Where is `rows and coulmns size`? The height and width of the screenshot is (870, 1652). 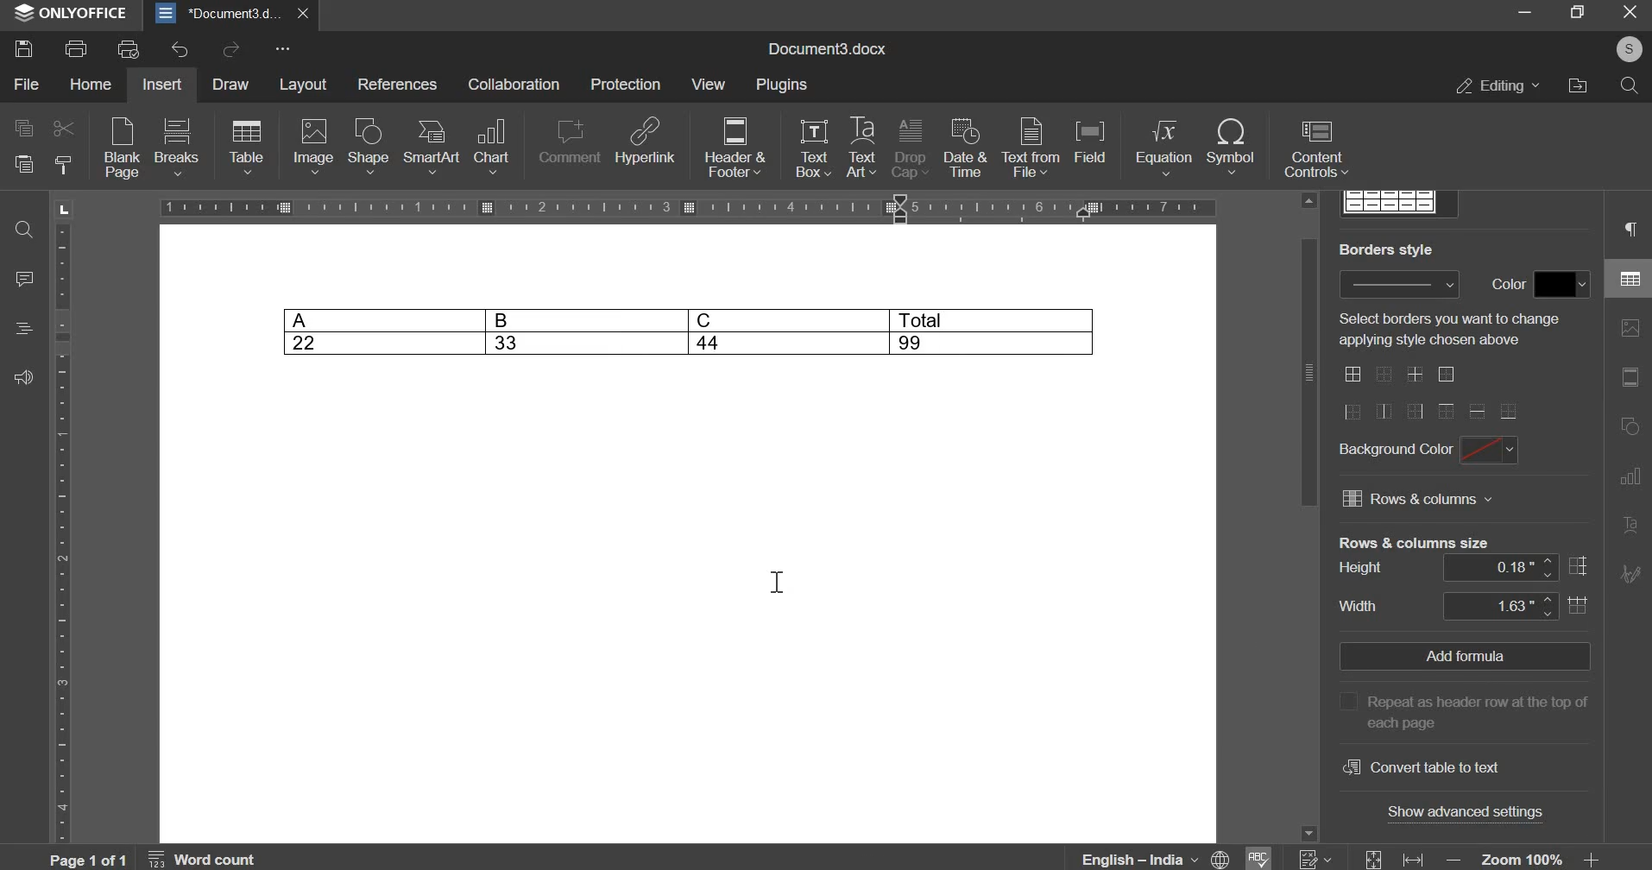
rows and coulmns size is located at coordinates (1413, 541).